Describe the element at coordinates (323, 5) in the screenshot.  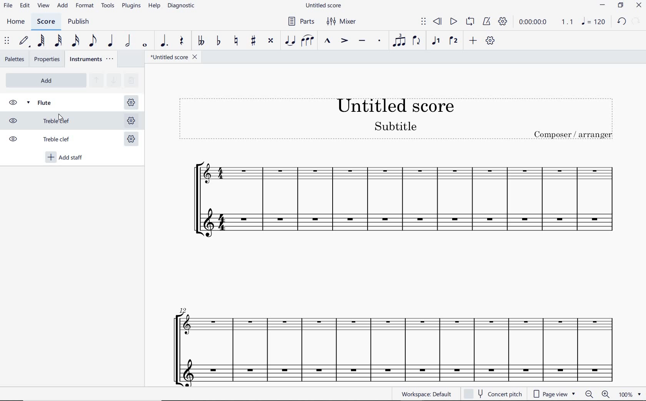
I see `FILE NAME` at that location.